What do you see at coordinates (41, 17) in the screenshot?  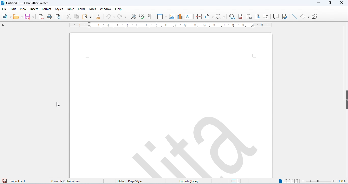 I see `export as pdf` at bounding box center [41, 17].